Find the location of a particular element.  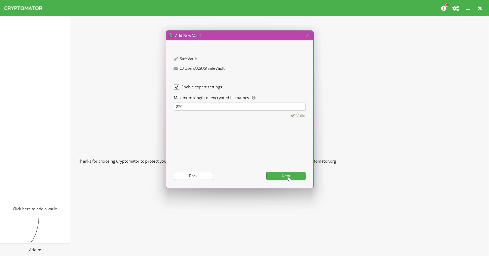

(un)select Enable expert settings is located at coordinates (198, 87).